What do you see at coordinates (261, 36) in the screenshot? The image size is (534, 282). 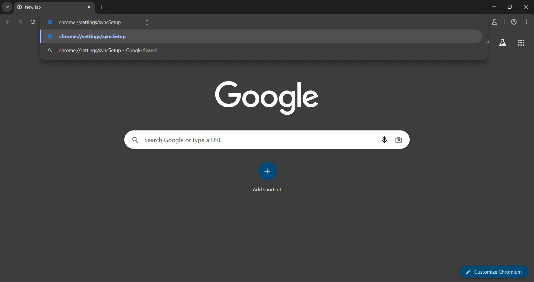 I see `chrome://setting/syncSetup` at bounding box center [261, 36].